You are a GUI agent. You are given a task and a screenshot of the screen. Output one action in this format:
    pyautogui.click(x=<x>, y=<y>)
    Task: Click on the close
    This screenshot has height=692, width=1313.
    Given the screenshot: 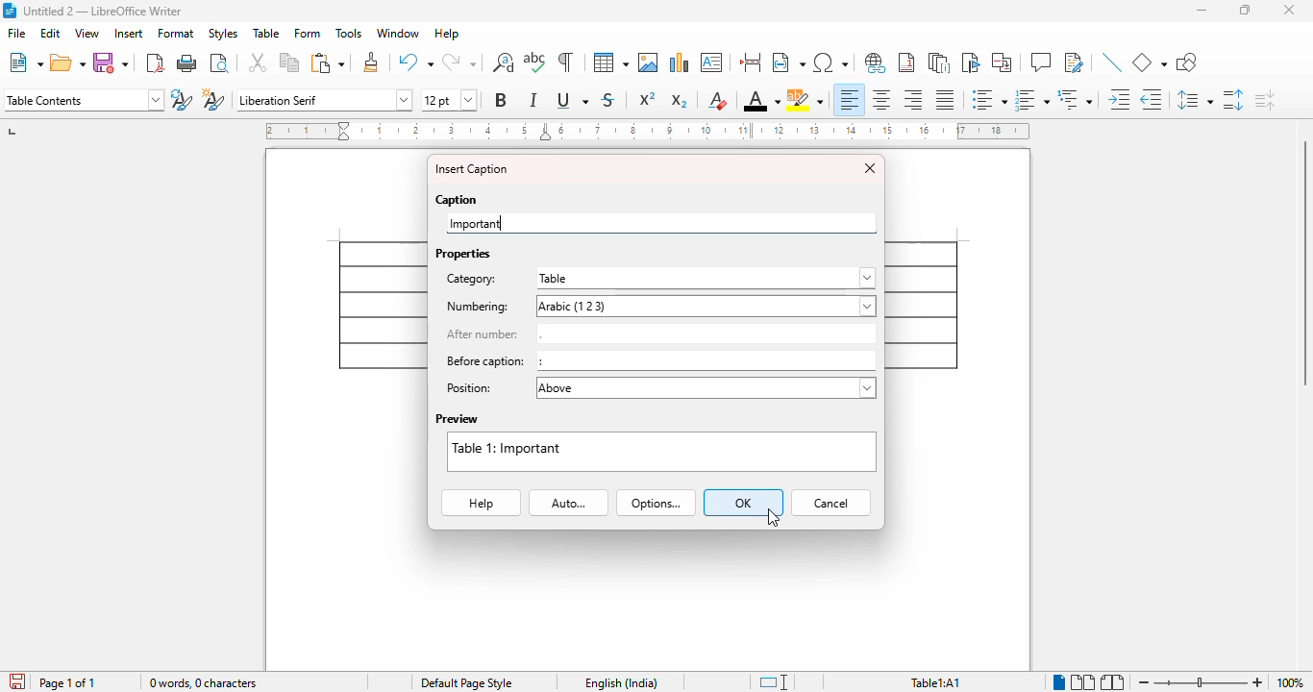 What is the action you would take?
    pyautogui.click(x=871, y=168)
    